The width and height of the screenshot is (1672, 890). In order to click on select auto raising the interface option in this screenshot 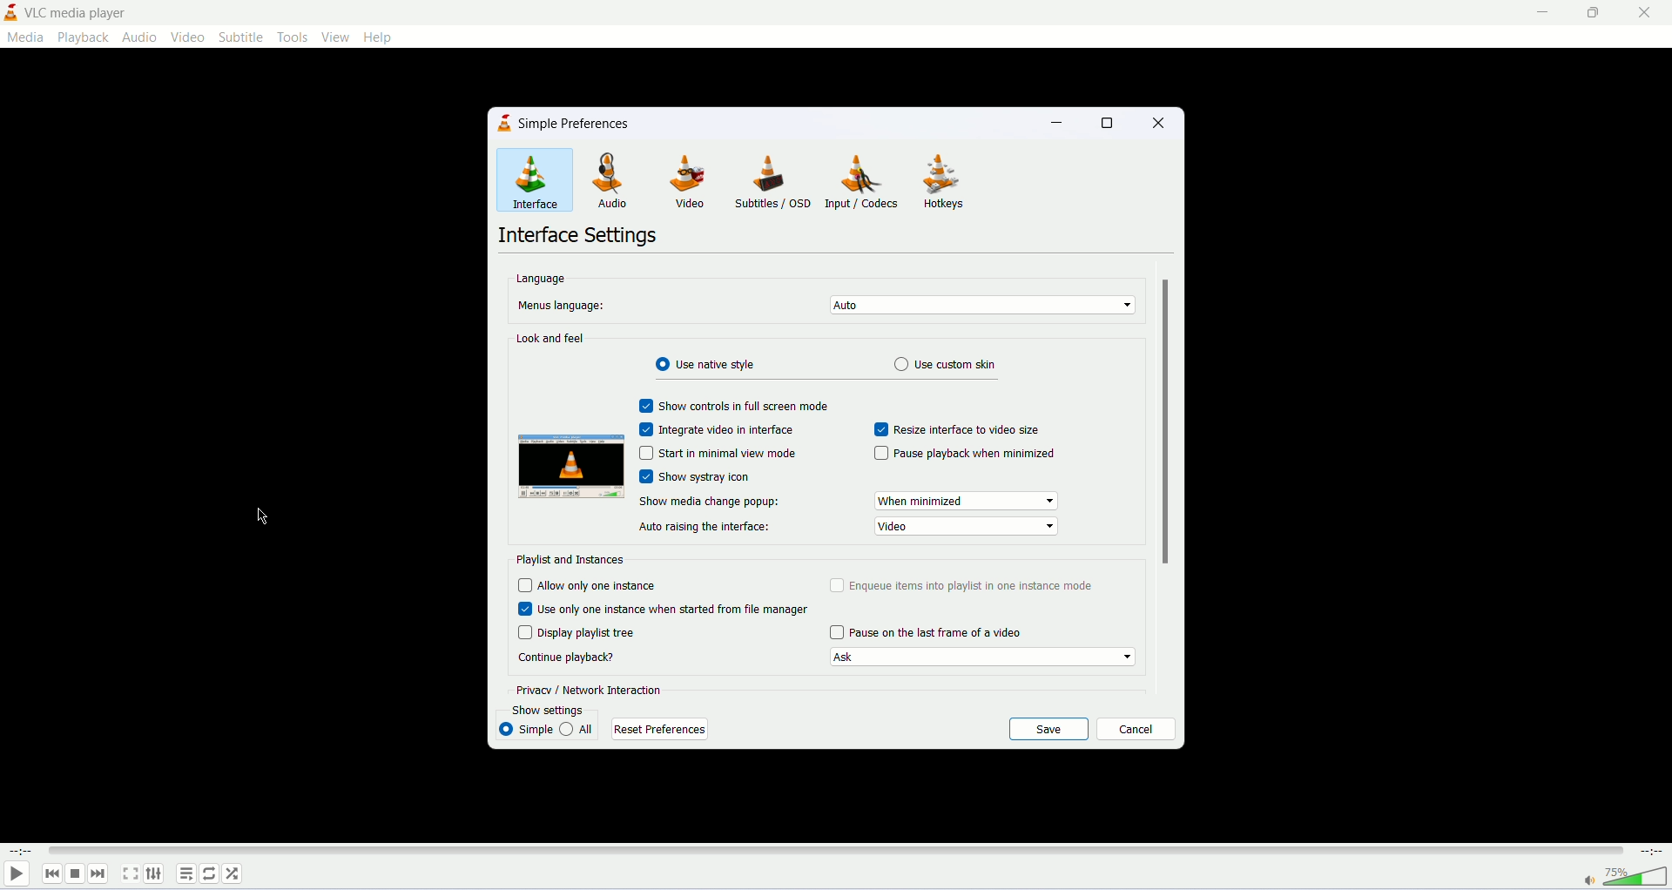, I will do `click(966, 526)`.